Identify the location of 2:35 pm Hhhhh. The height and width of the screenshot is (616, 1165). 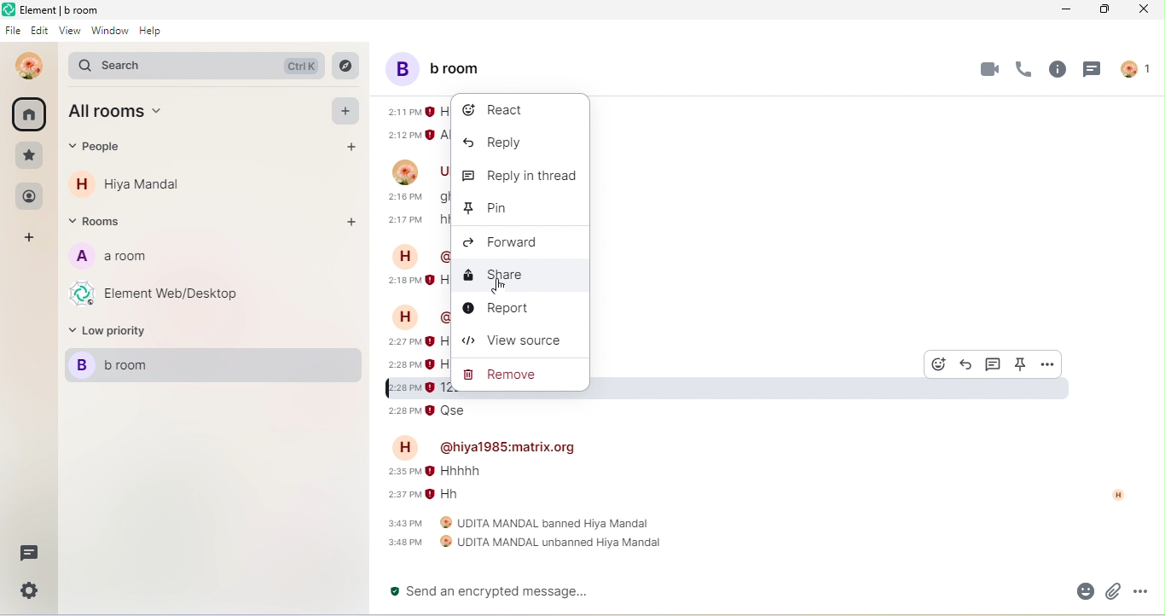
(435, 471).